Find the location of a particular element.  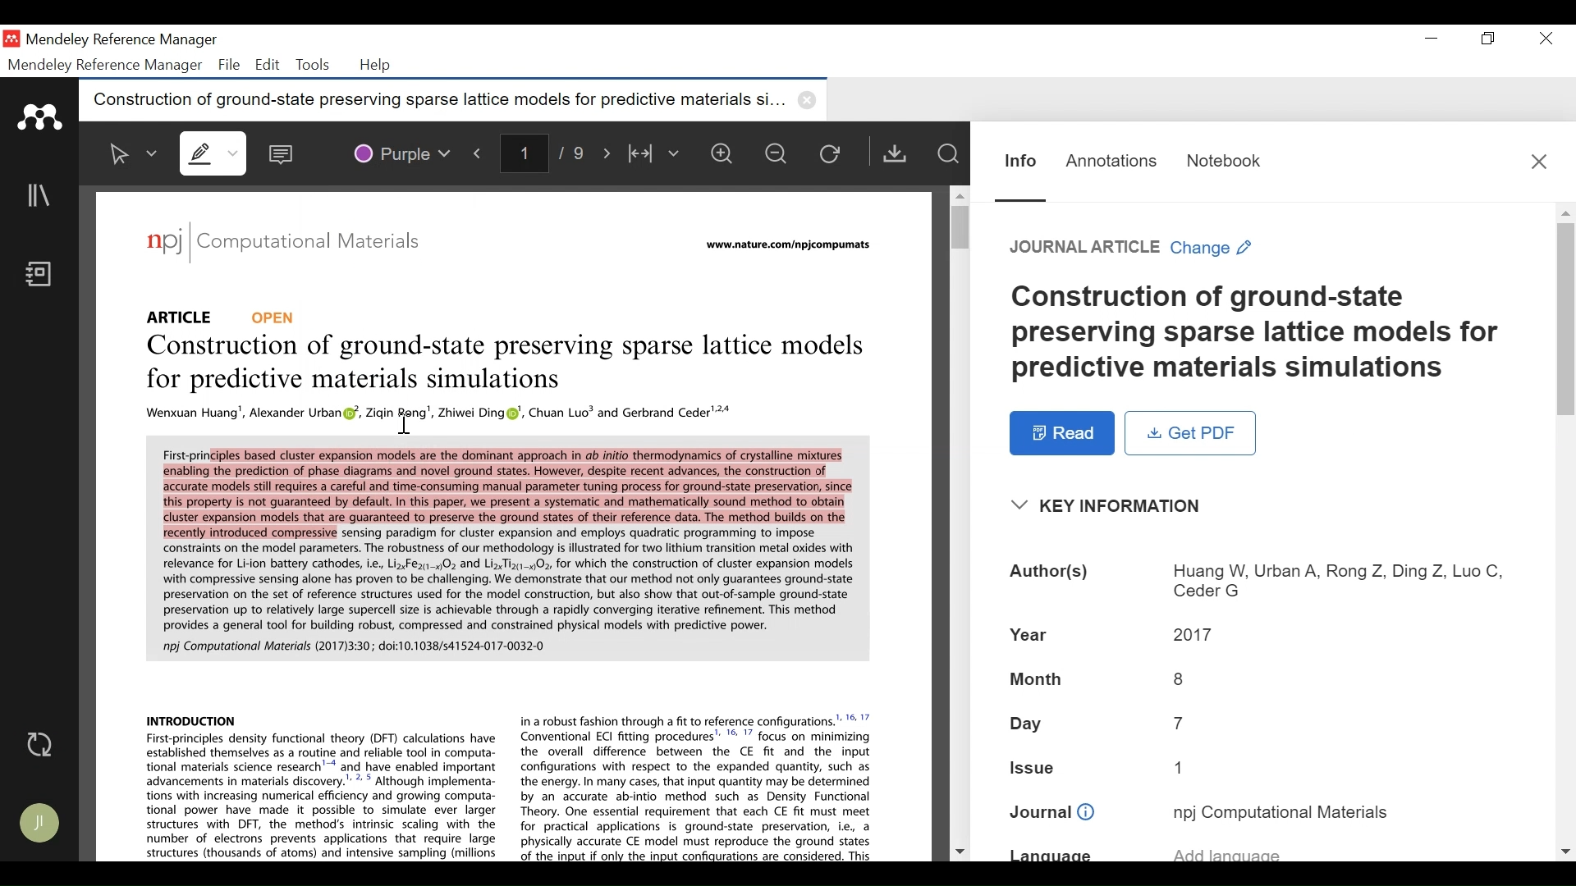

Sync is located at coordinates (42, 746).